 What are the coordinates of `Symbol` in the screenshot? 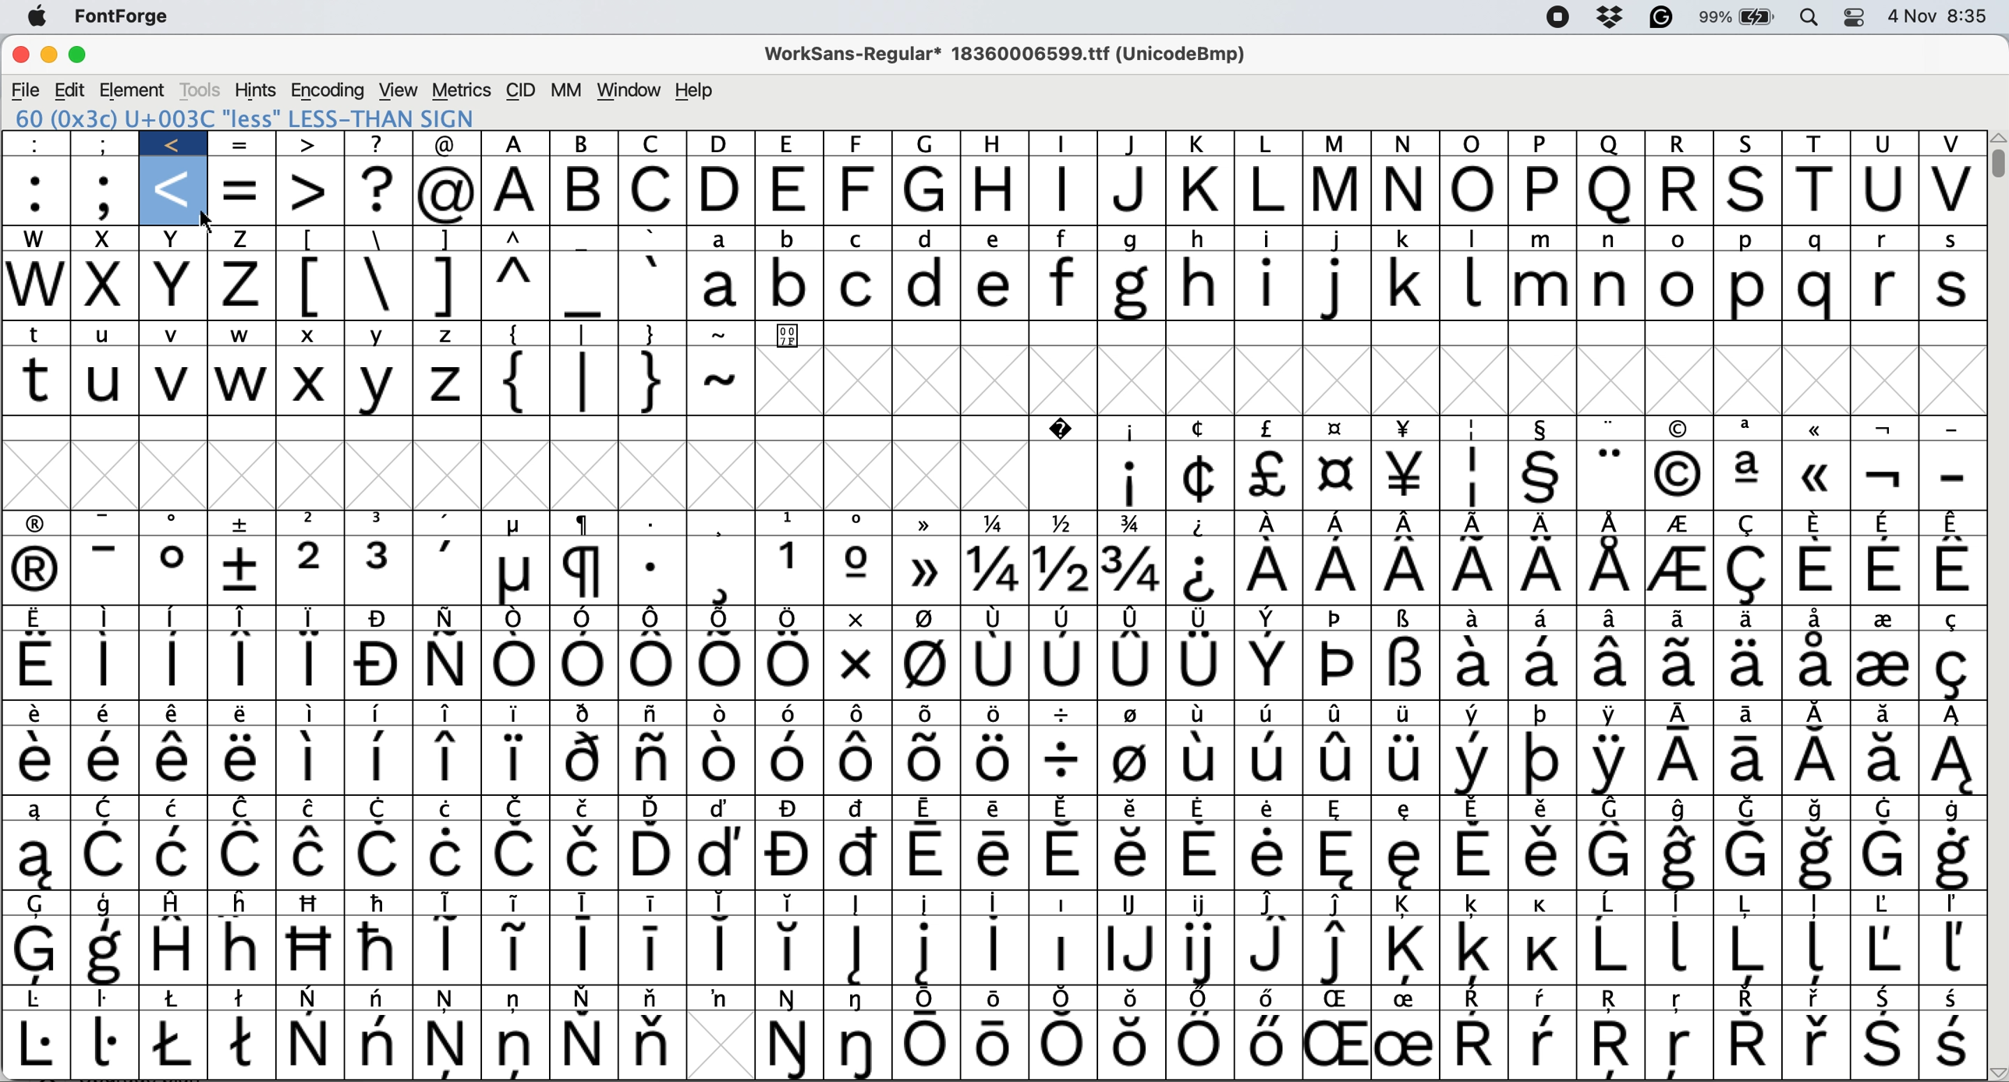 It's located at (381, 854).